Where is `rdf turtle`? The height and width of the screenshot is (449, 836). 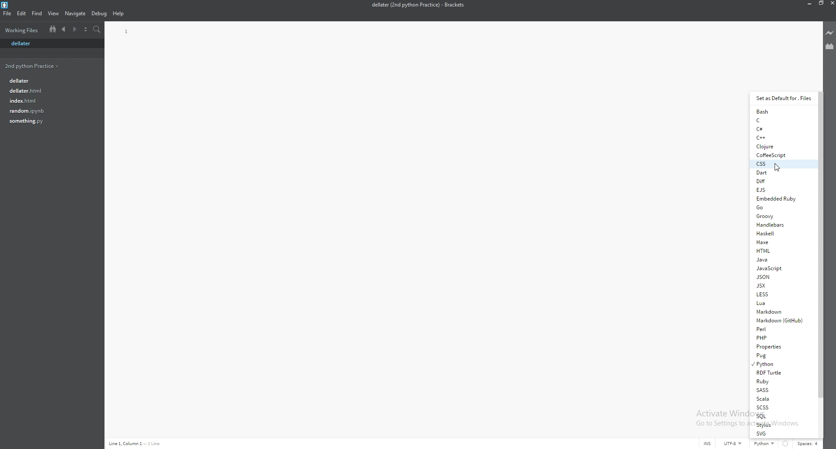 rdf turtle is located at coordinates (782, 372).